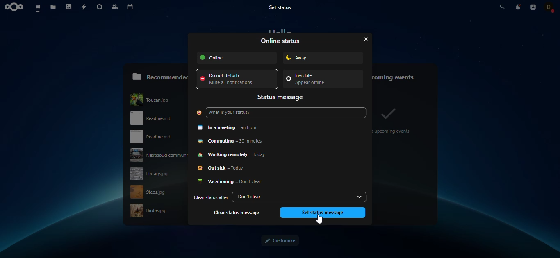  What do you see at coordinates (156, 155) in the screenshot?
I see `nextcloud community` at bounding box center [156, 155].